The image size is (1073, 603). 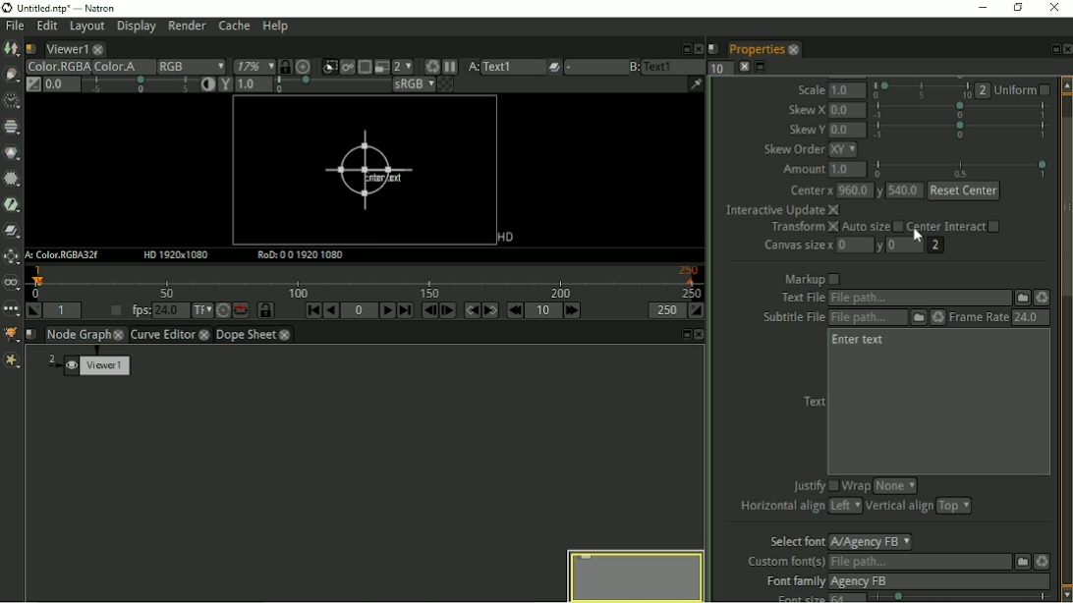 I want to click on Set the playback in point at the current frame, so click(x=32, y=310).